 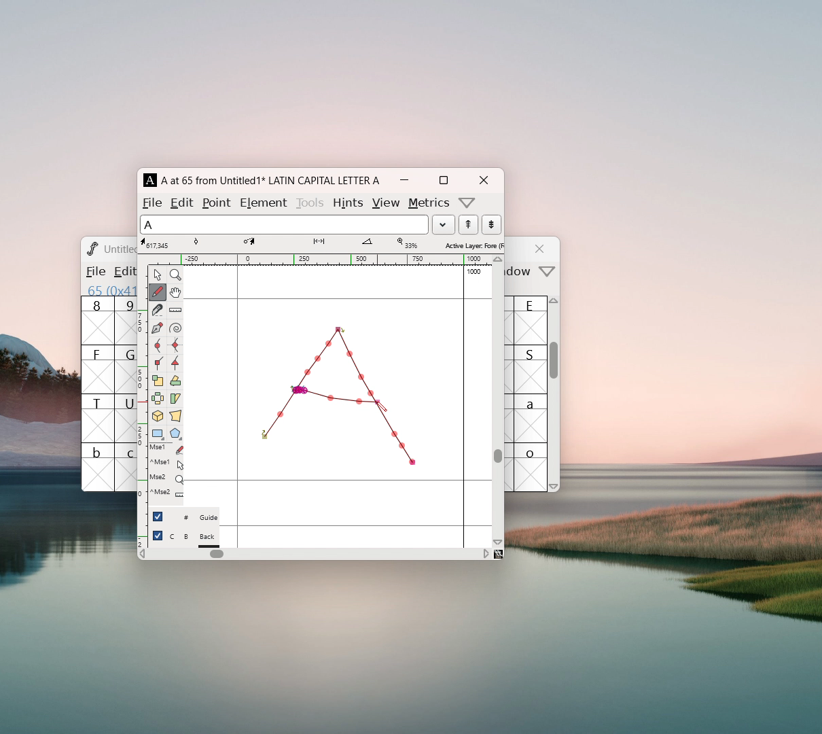 I want to click on S, so click(x=531, y=369).